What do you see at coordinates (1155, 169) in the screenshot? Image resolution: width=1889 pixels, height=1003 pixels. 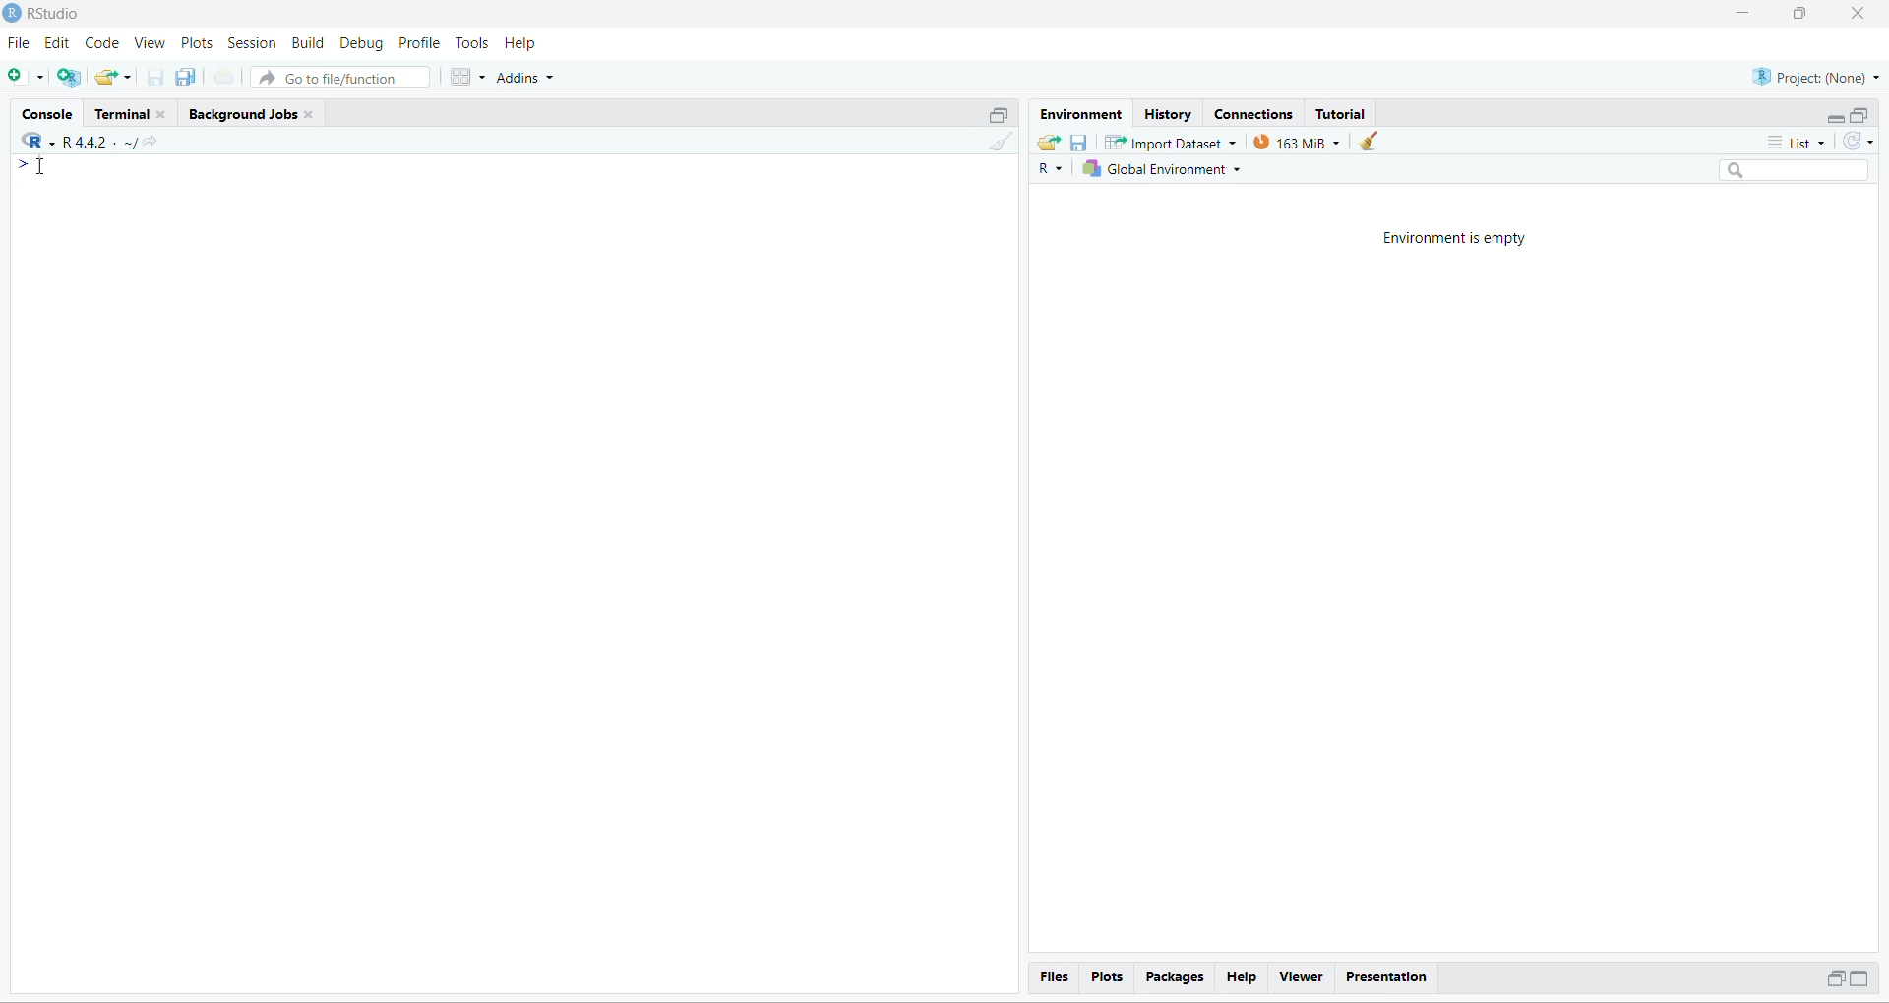 I see `global Environment` at bounding box center [1155, 169].